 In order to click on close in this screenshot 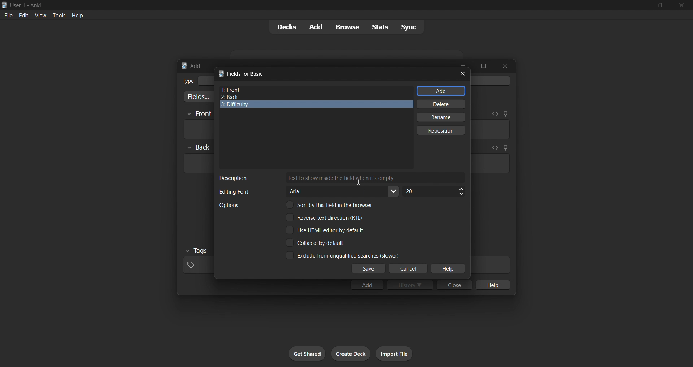, I will do `click(505, 66)`.